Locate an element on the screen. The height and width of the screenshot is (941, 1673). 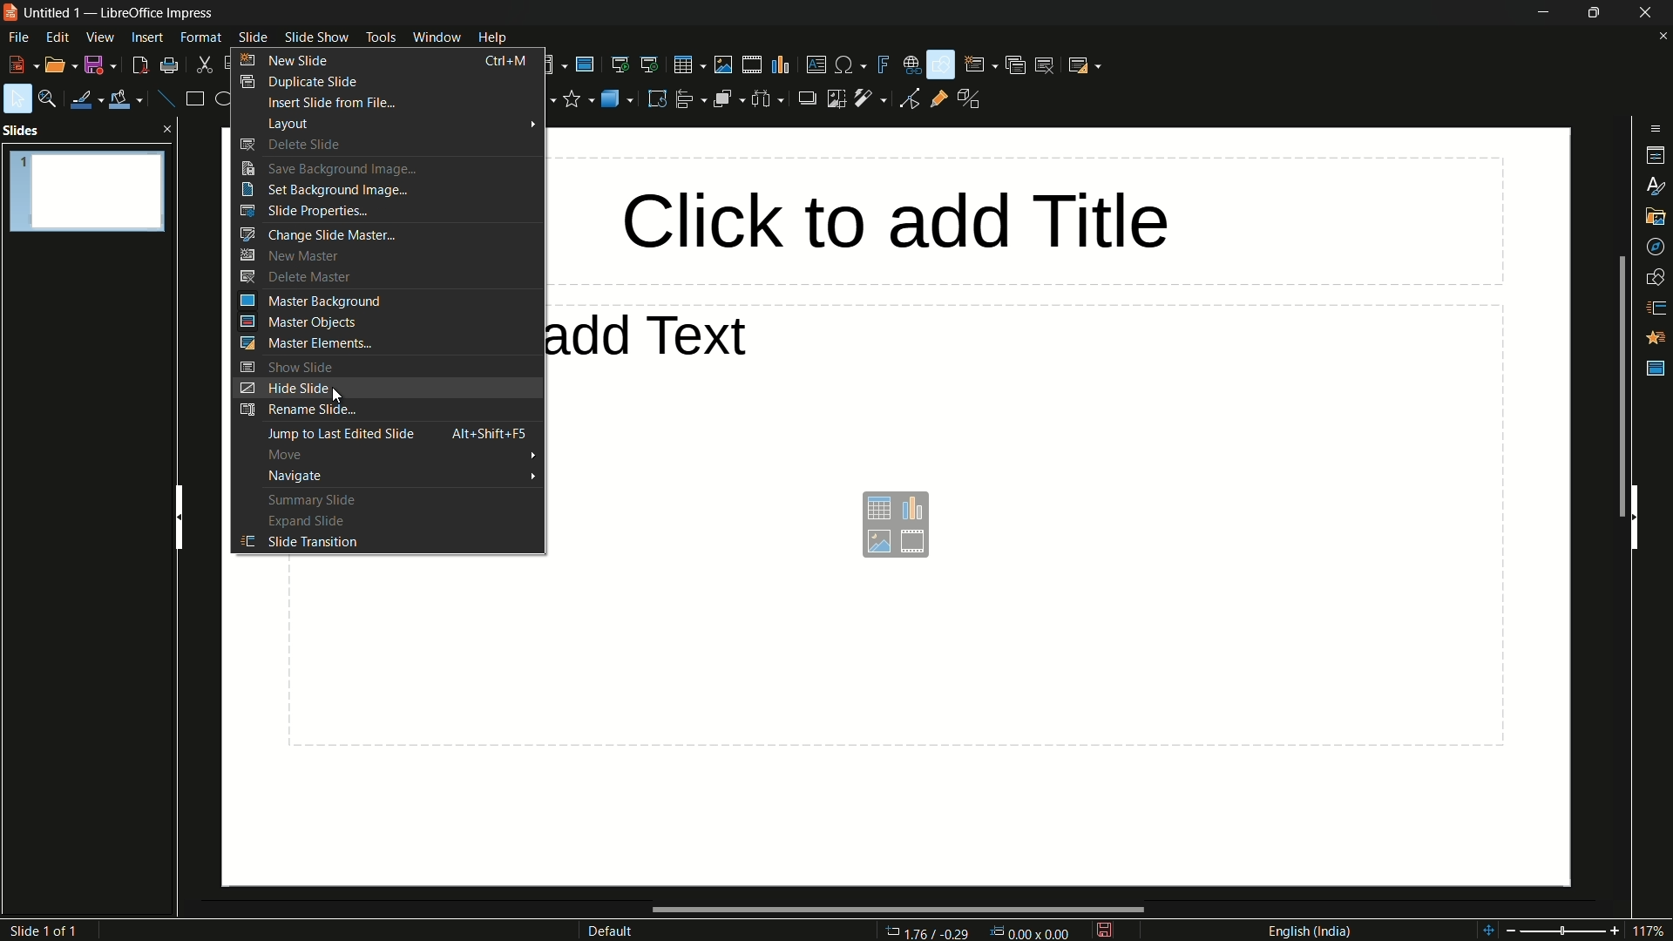
display views is located at coordinates (559, 64).